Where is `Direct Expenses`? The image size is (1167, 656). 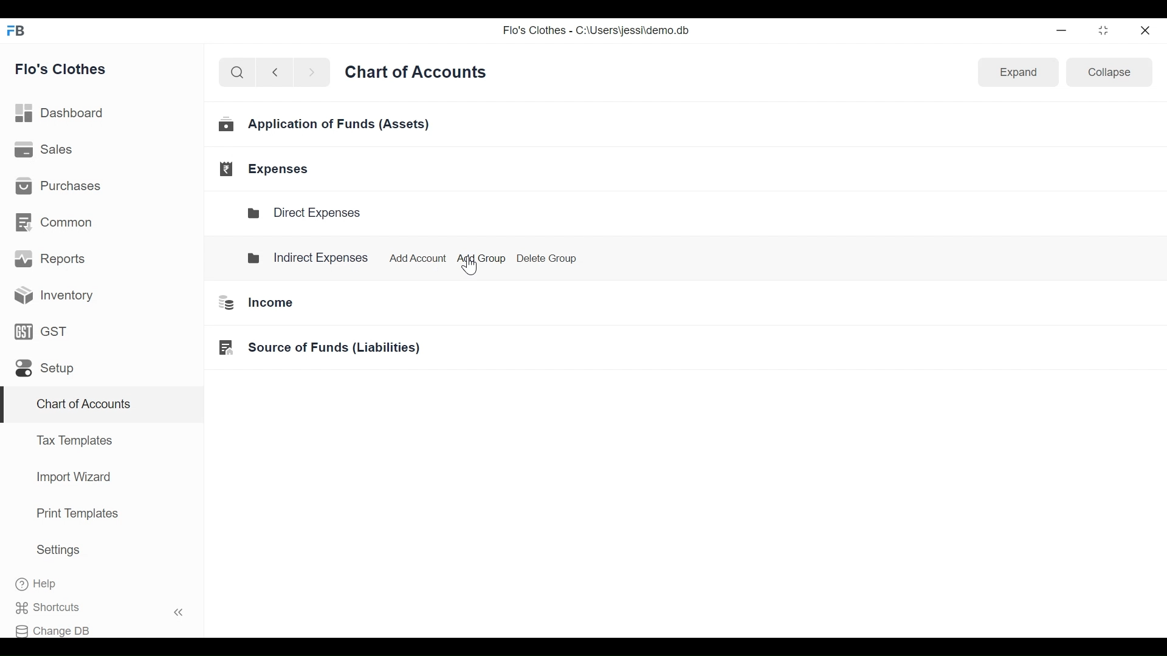
Direct Expenses is located at coordinates (310, 213).